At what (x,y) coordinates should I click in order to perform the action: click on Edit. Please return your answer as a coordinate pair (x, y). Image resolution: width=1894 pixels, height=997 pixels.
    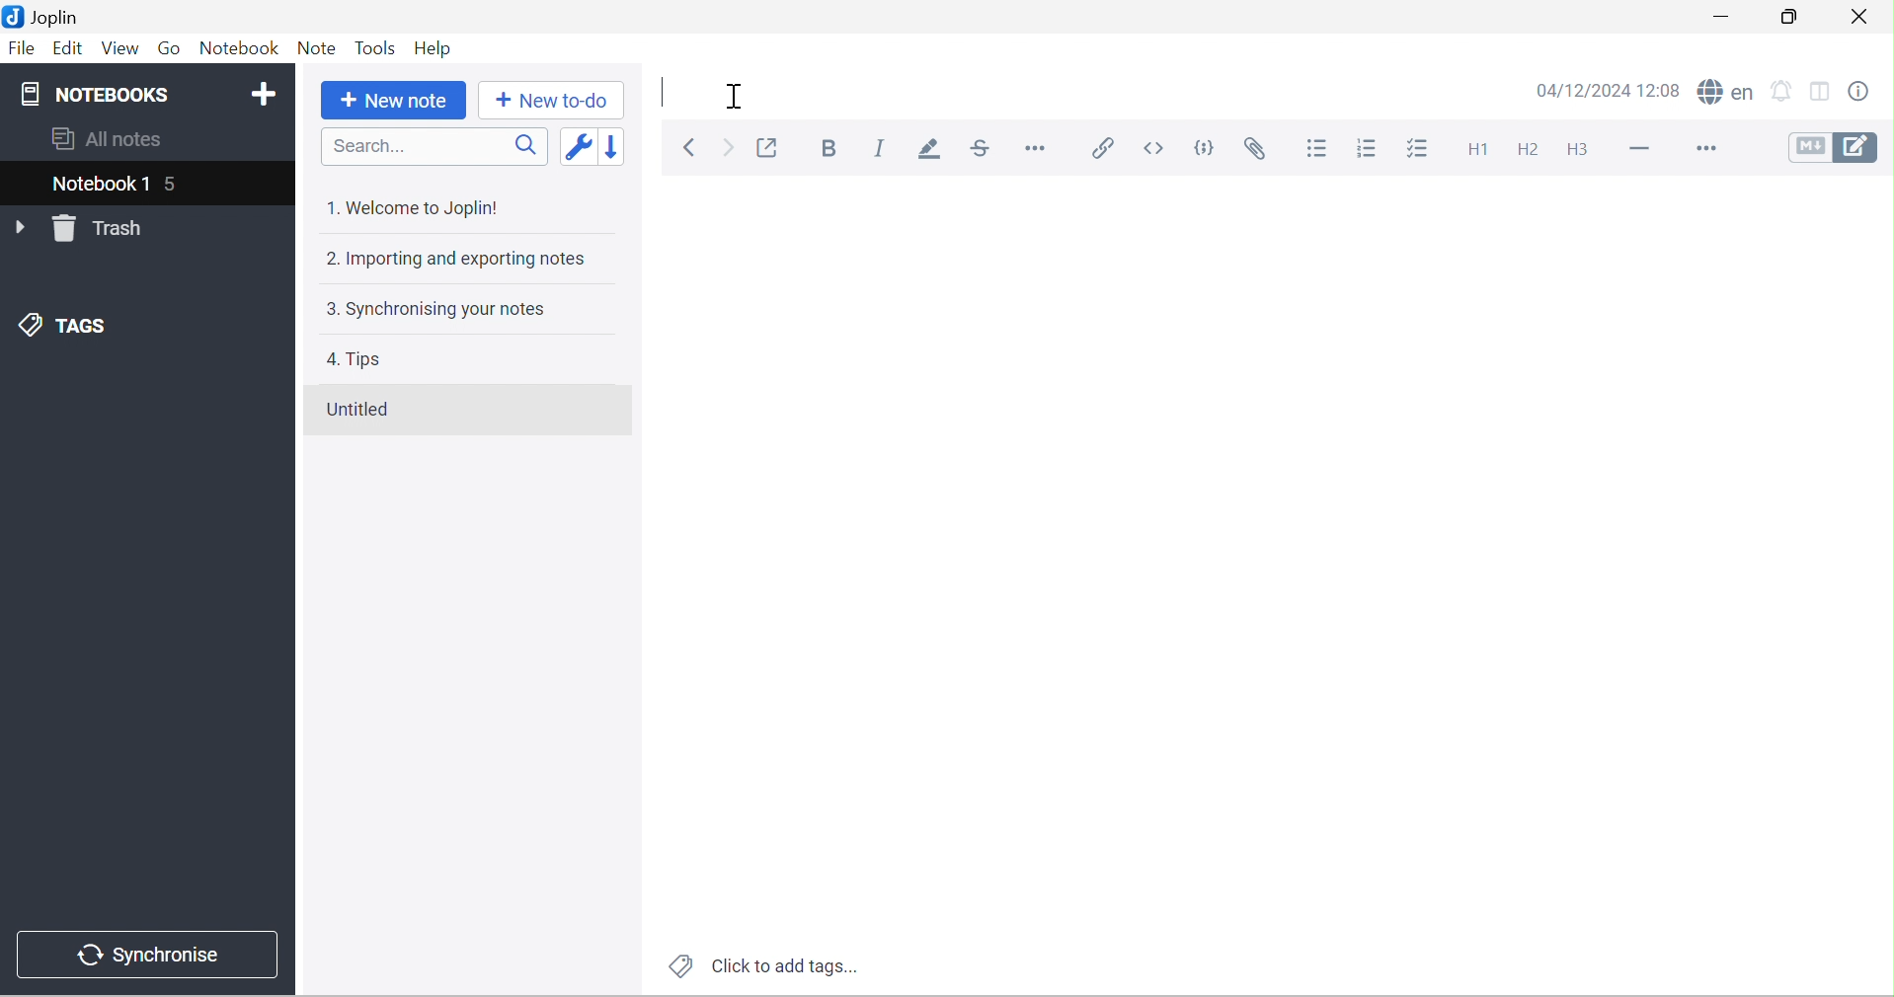
    Looking at the image, I should click on (68, 50).